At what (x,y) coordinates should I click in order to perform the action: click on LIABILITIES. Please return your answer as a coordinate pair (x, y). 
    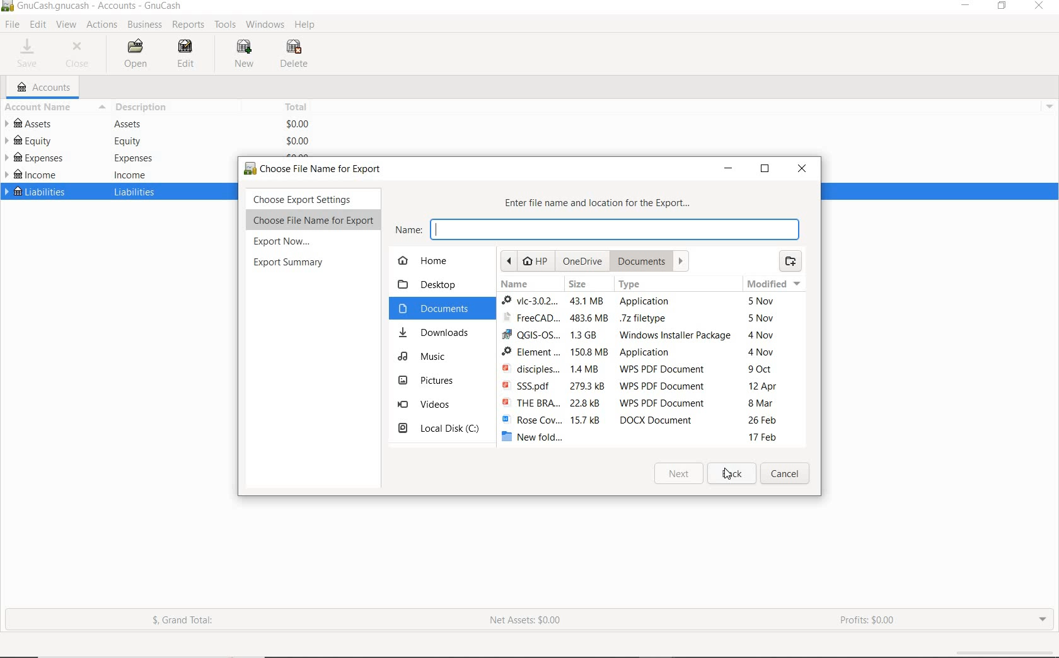
    Looking at the image, I should click on (35, 193).